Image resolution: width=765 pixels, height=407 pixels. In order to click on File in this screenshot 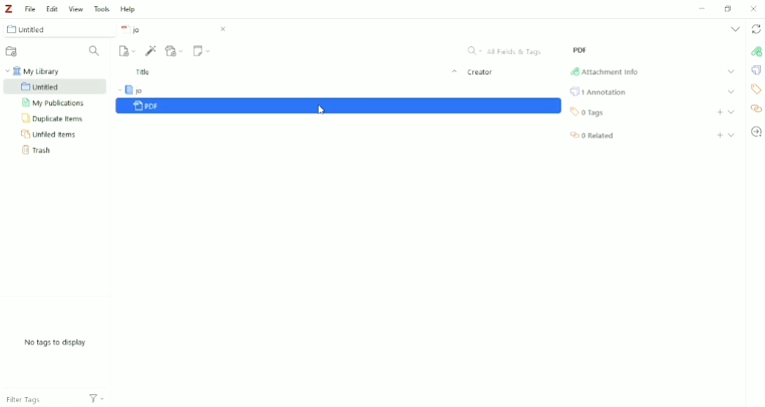, I will do `click(31, 8)`.